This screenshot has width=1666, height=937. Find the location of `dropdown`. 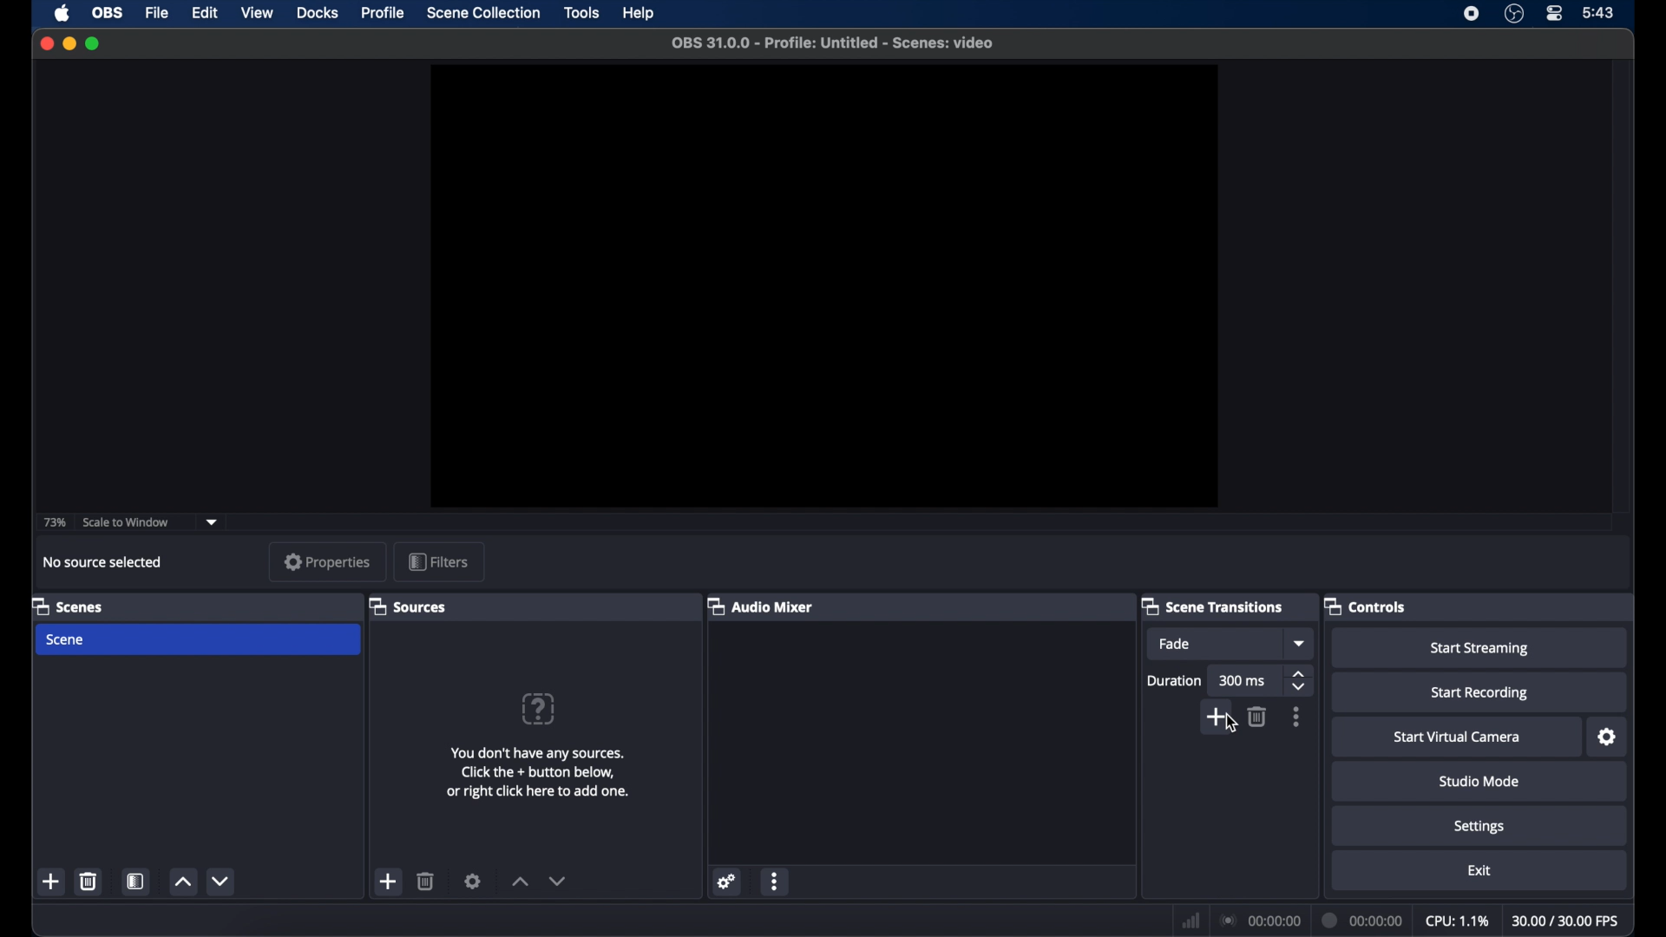

dropdown is located at coordinates (214, 521).